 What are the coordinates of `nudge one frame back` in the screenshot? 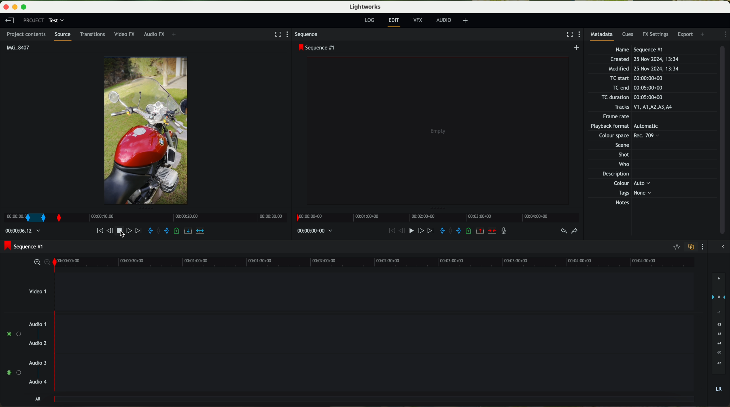 It's located at (398, 232).